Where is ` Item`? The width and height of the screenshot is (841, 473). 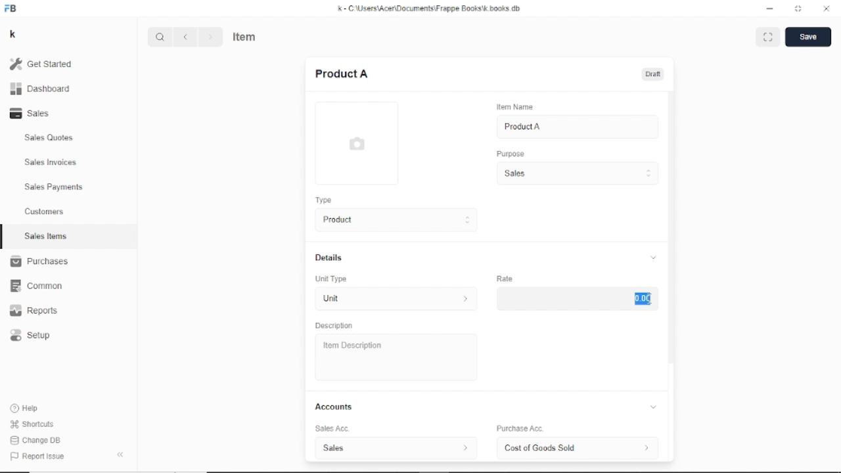
 Item is located at coordinates (245, 35).